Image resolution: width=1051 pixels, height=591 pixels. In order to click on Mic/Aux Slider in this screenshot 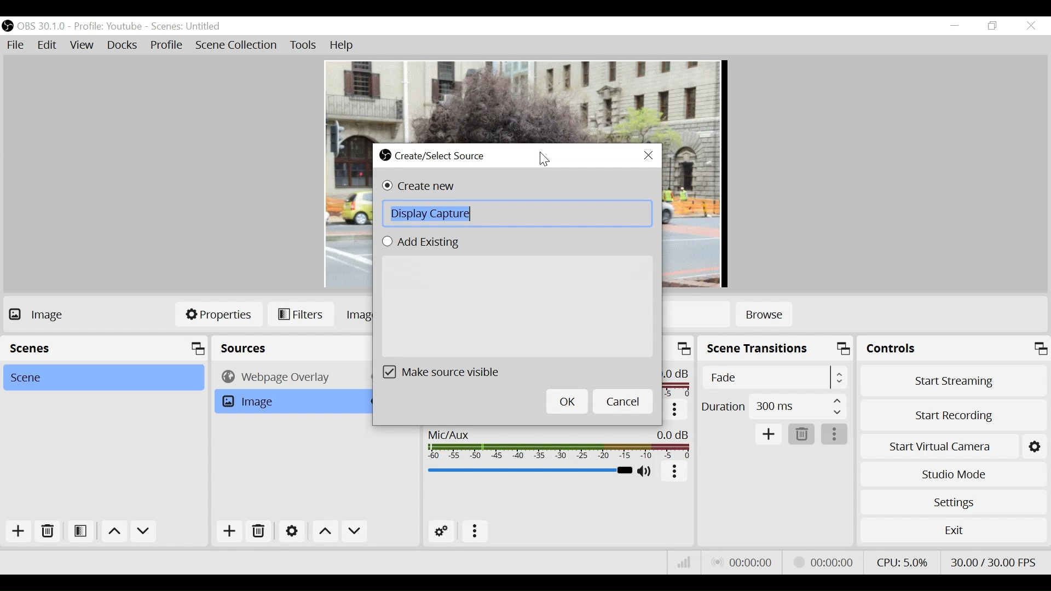, I will do `click(528, 470)`.